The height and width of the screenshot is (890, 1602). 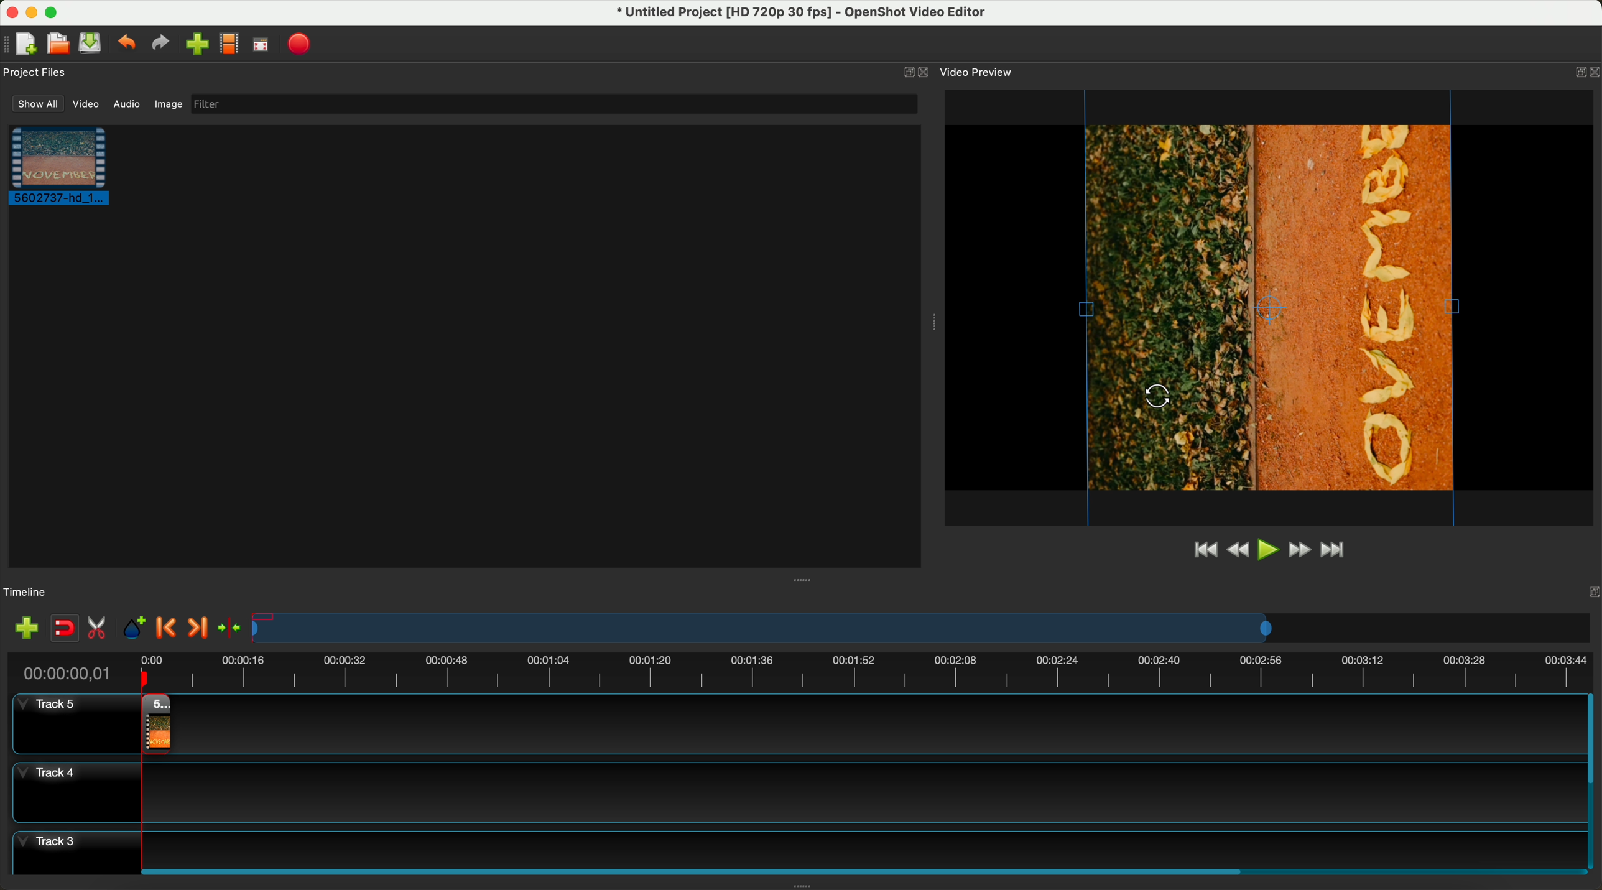 What do you see at coordinates (202, 625) in the screenshot?
I see `next marker` at bounding box center [202, 625].